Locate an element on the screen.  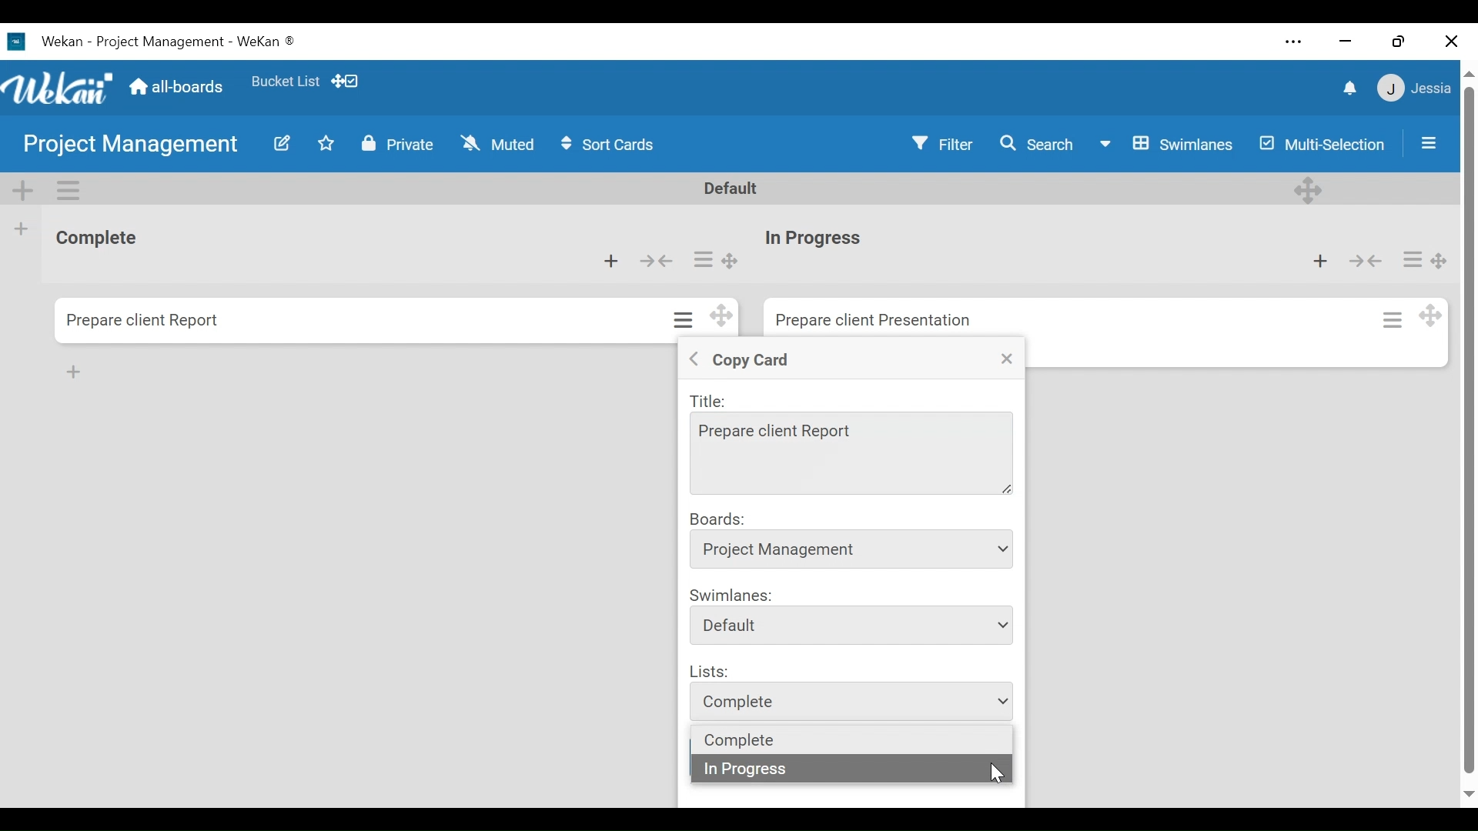
Close is located at coordinates (1008, 359).